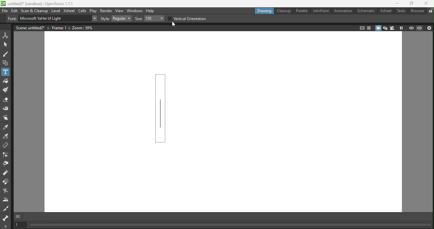  I want to click on Minimize, so click(397, 3).